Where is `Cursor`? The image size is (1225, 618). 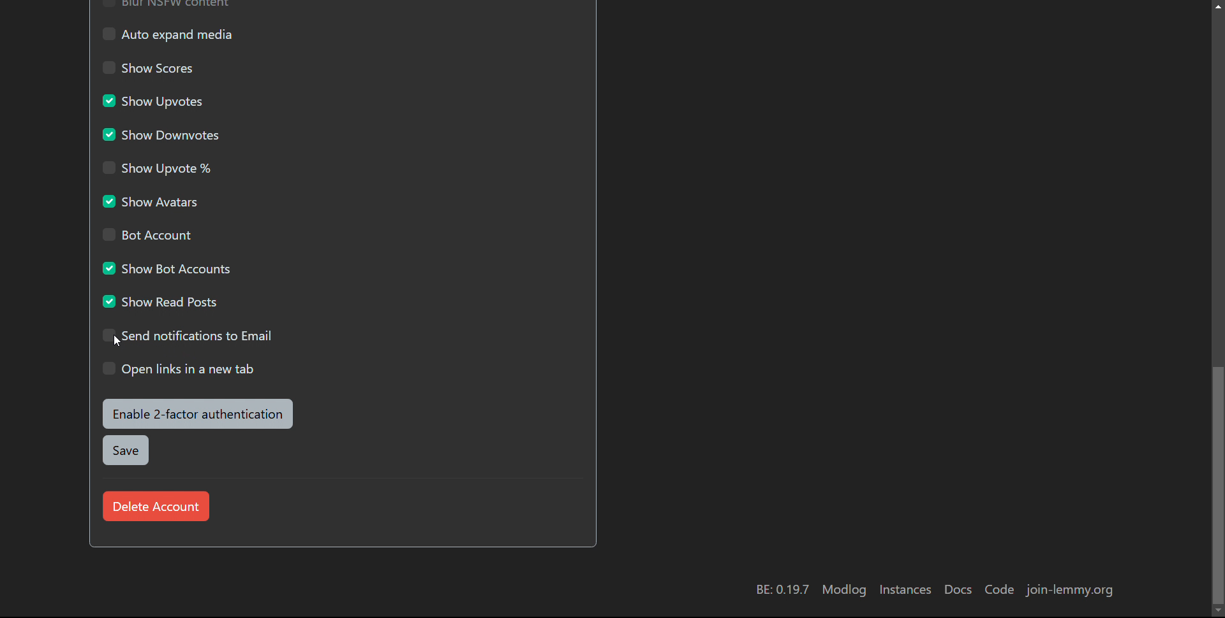
Cursor is located at coordinates (117, 341).